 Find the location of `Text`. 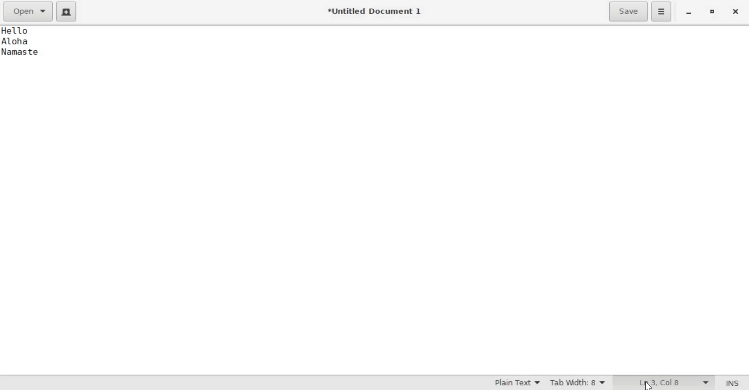

Text is located at coordinates (38, 51).